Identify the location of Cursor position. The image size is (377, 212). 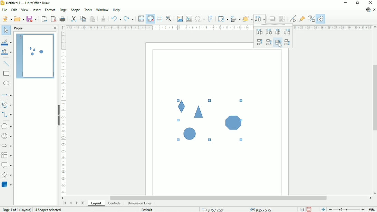
(237, 209).